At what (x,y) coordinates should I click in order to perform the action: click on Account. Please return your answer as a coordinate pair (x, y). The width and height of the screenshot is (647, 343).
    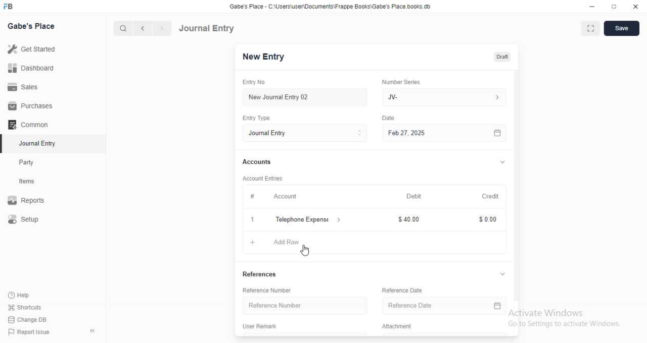
    Looking at the image, I should click on (286, 197).